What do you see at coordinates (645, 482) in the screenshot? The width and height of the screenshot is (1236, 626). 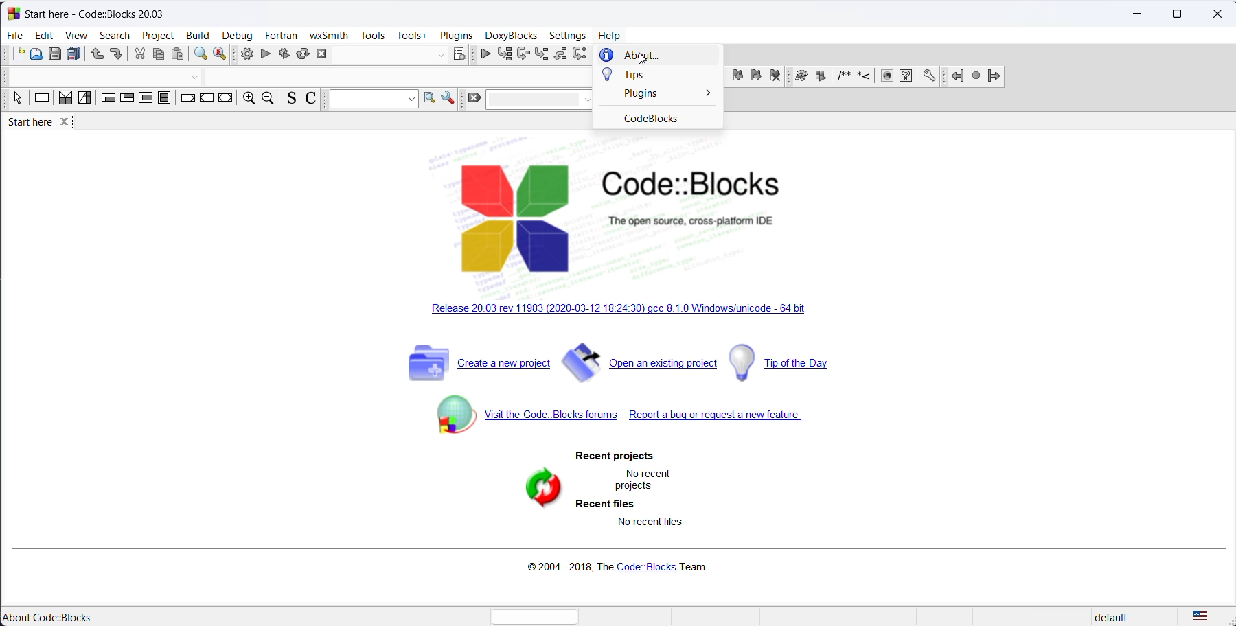 I see `no recent project` at bounding box center [645, 482].